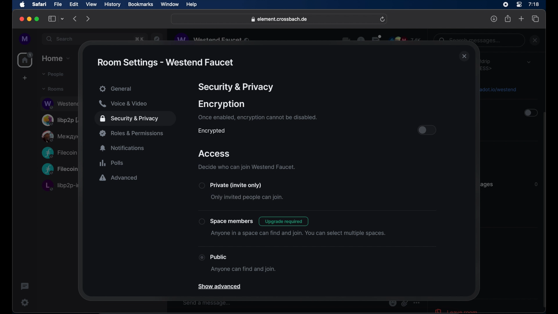  Describe the element at coordinates (123, 148) in the screenshot. I see `notifications` at that location.